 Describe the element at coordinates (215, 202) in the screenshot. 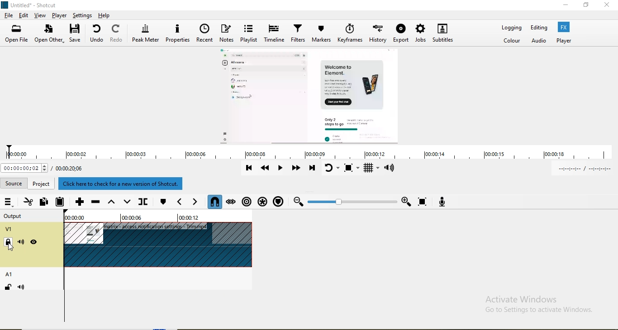

I see `Snap` at that location.